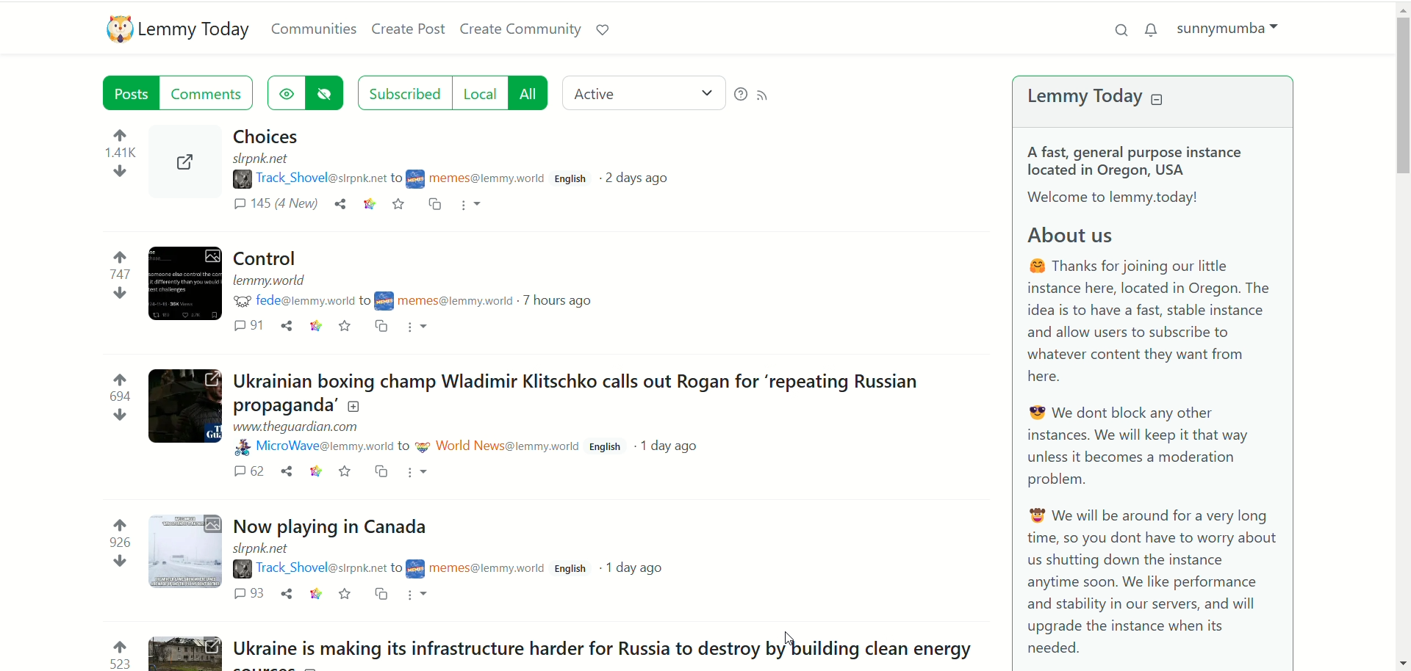 The width and height of the screenshot is (1411, 671). Describe the element at coordinates (247, 471) in the screenshot. I see `comments` at that location.